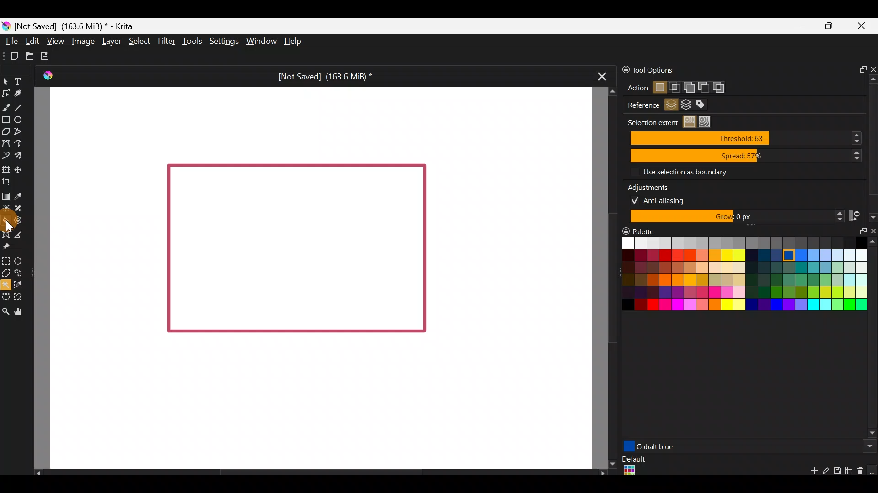 The width and height of the screenshot is (878, 493). I want to click on Stop growing at the darkest/and or most opaque pixels, so click(862, 215).